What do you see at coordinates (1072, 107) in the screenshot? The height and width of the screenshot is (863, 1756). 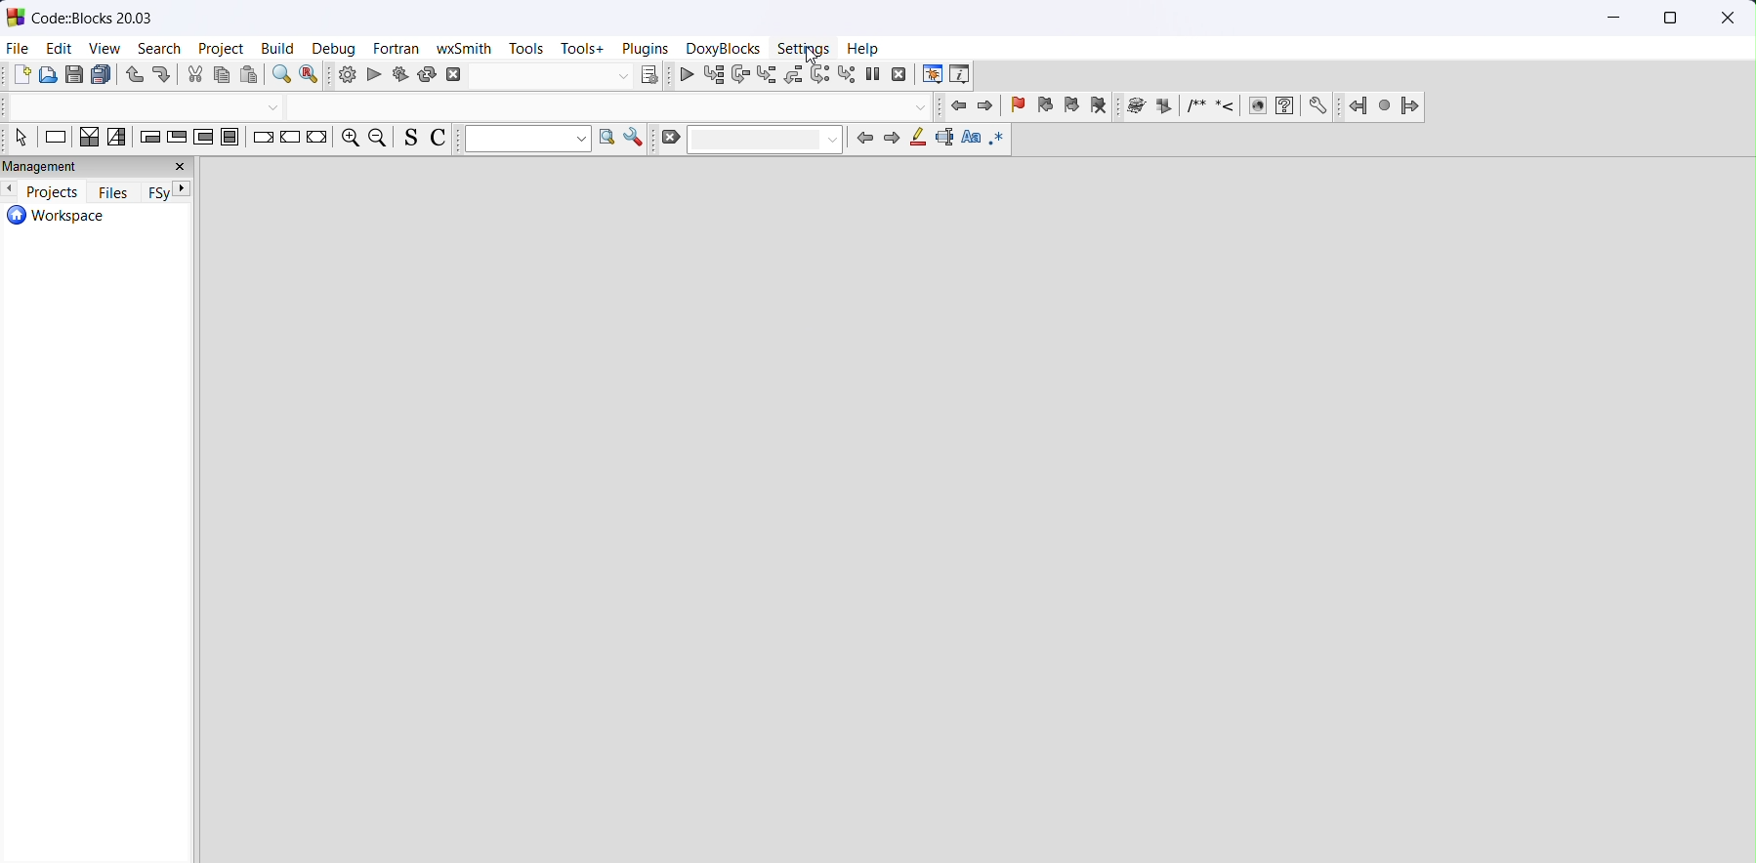 I see `next bookmark` at bounding box center [1072, 107].